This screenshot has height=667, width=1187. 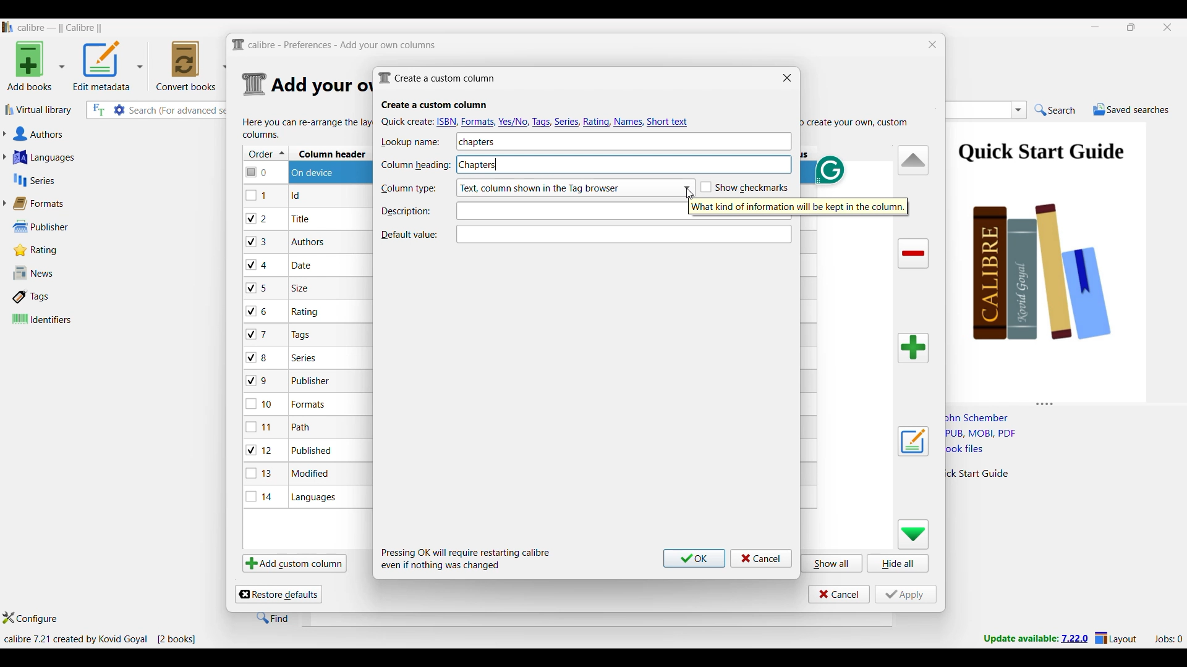 What do you see at coordinates (1096, 27) in the screenshot?
I see `Minimize` at bounding box center [1096, 27].